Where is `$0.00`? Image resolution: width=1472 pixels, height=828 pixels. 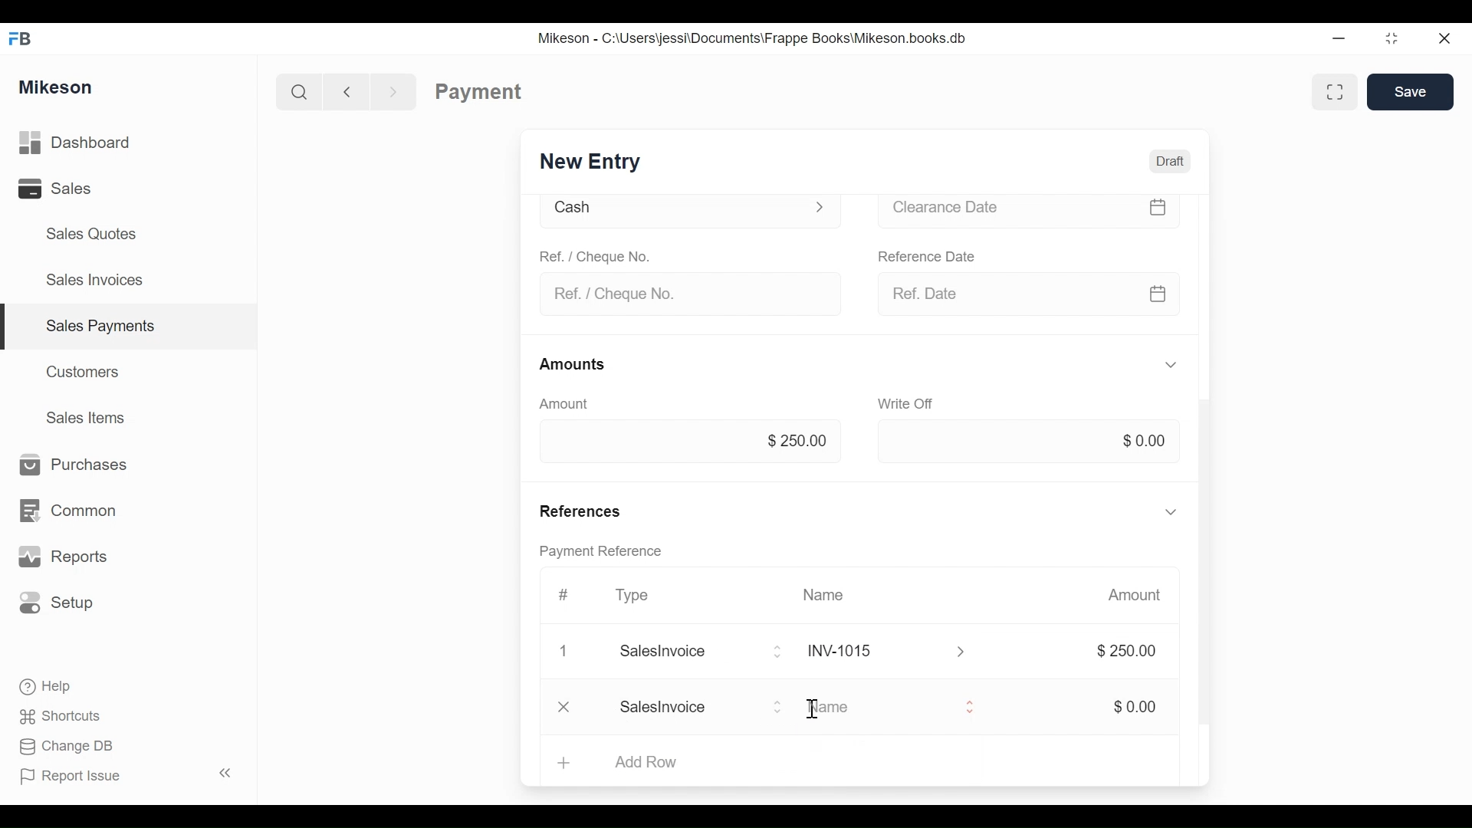
$0.00 is located at coordinates (1138, 708).